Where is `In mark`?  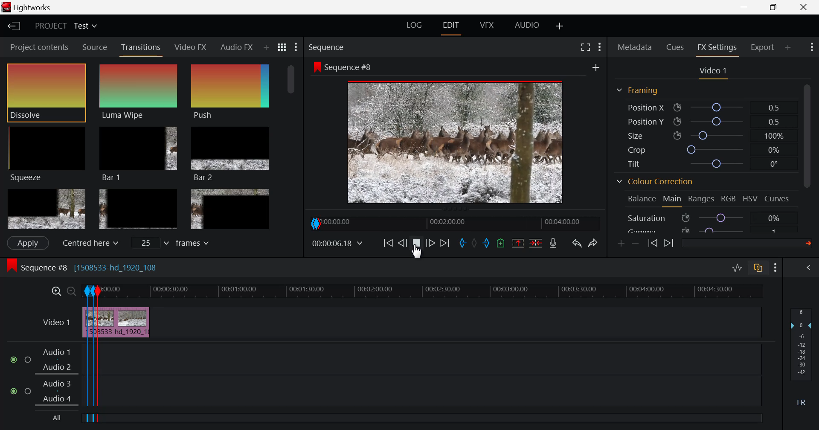 In mark is located at coordinates (461, 244).